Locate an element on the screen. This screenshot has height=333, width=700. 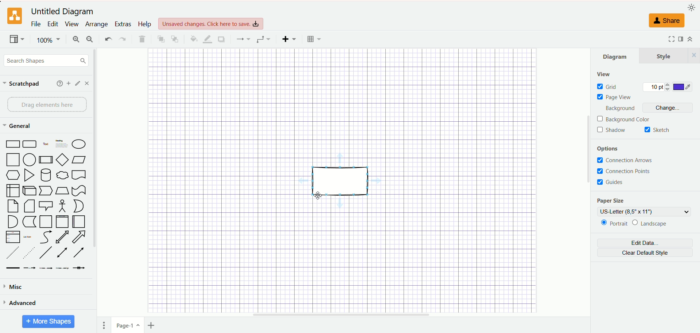
format is located at coordinates (681, 40).